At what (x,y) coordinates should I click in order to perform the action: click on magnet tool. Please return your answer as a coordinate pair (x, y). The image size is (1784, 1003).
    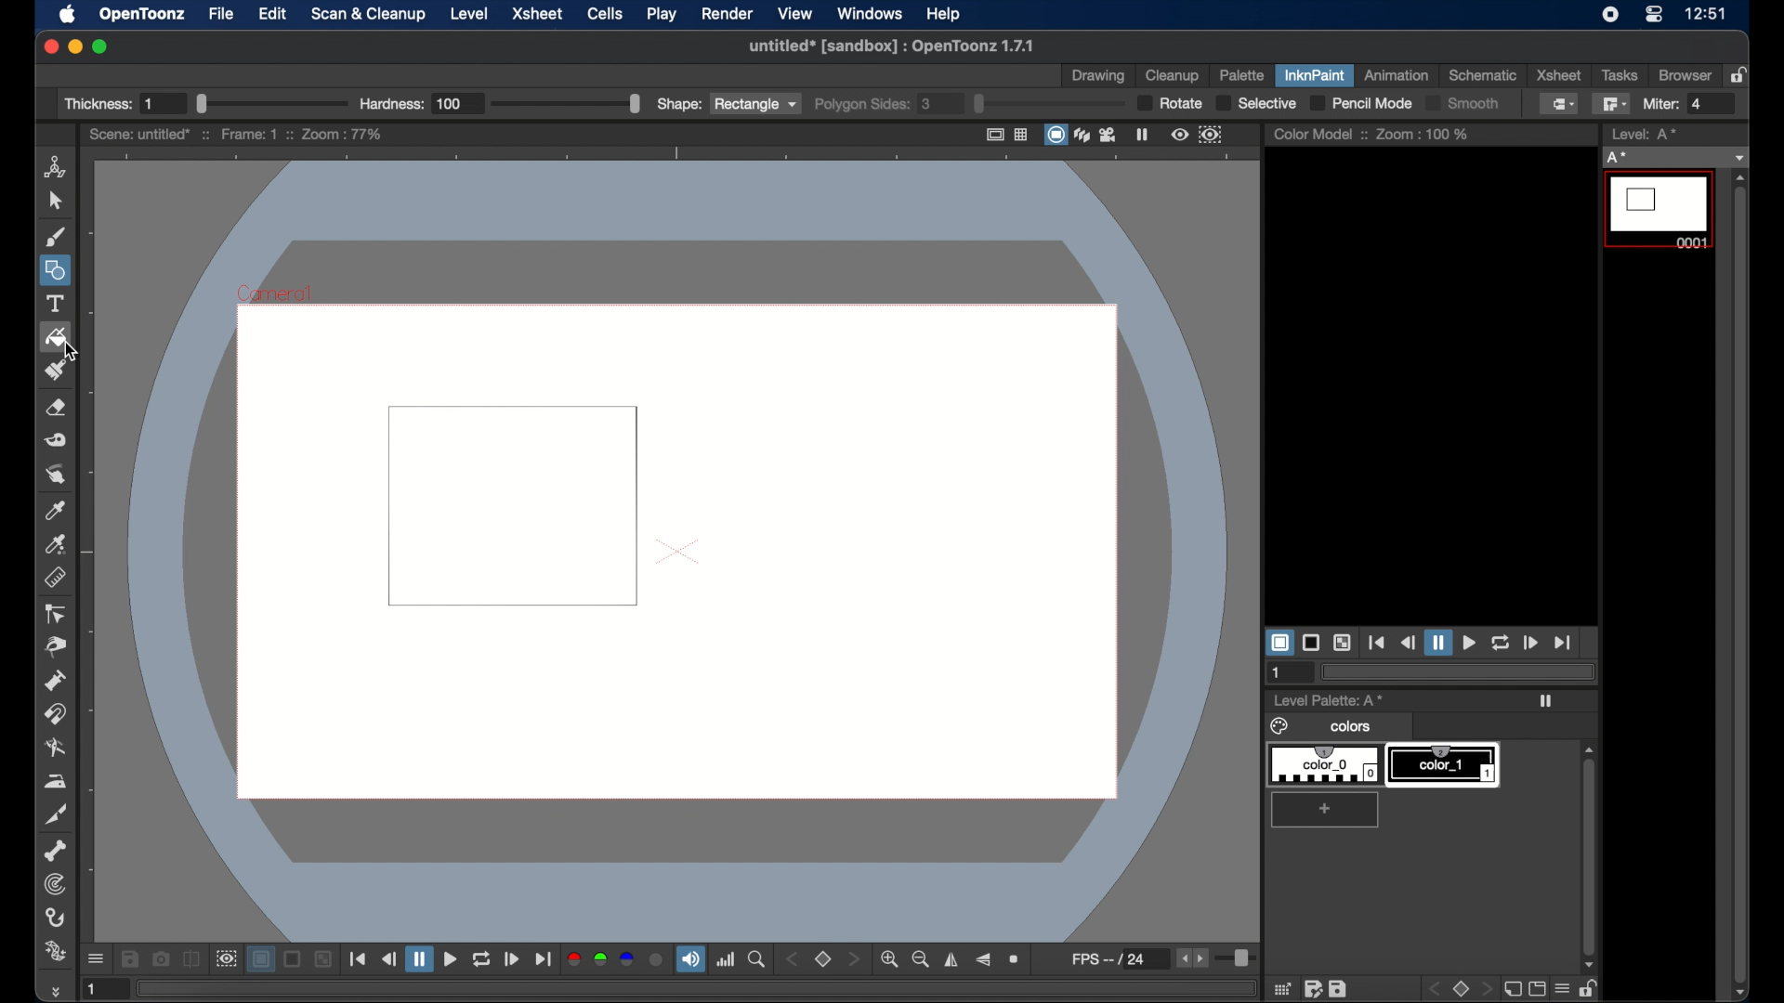
    Looking at the image, I should click on (55, 714).